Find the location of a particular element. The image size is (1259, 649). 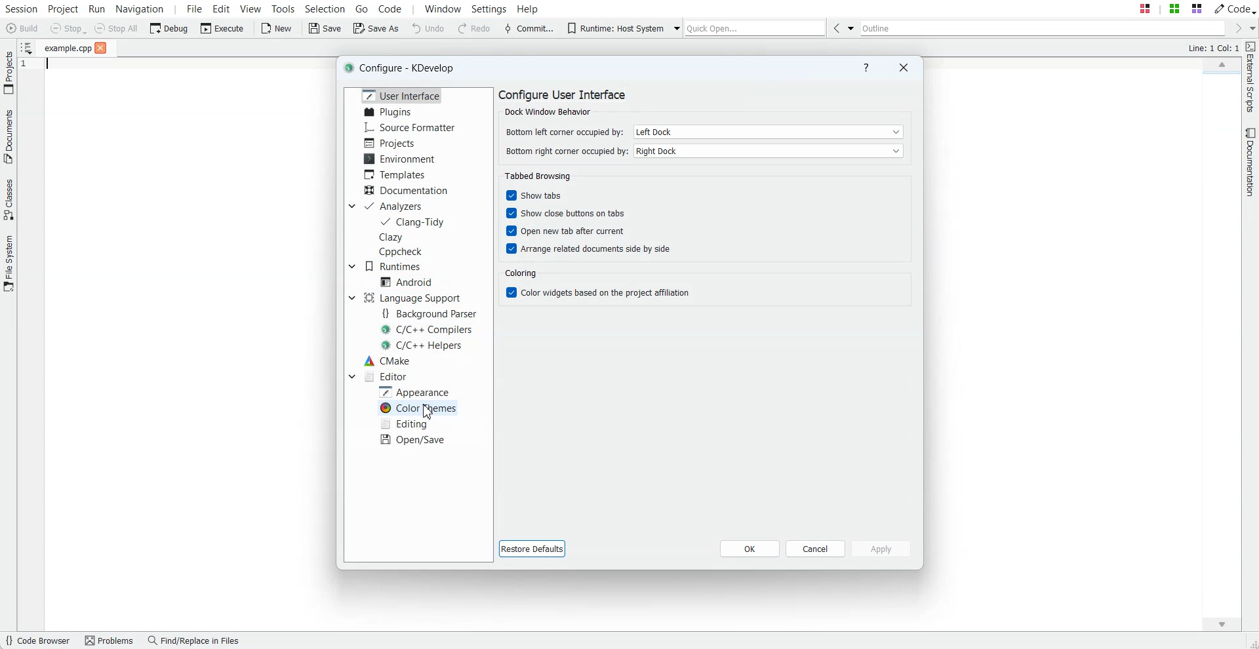

Drop down box is located at coordinates (850, 28).